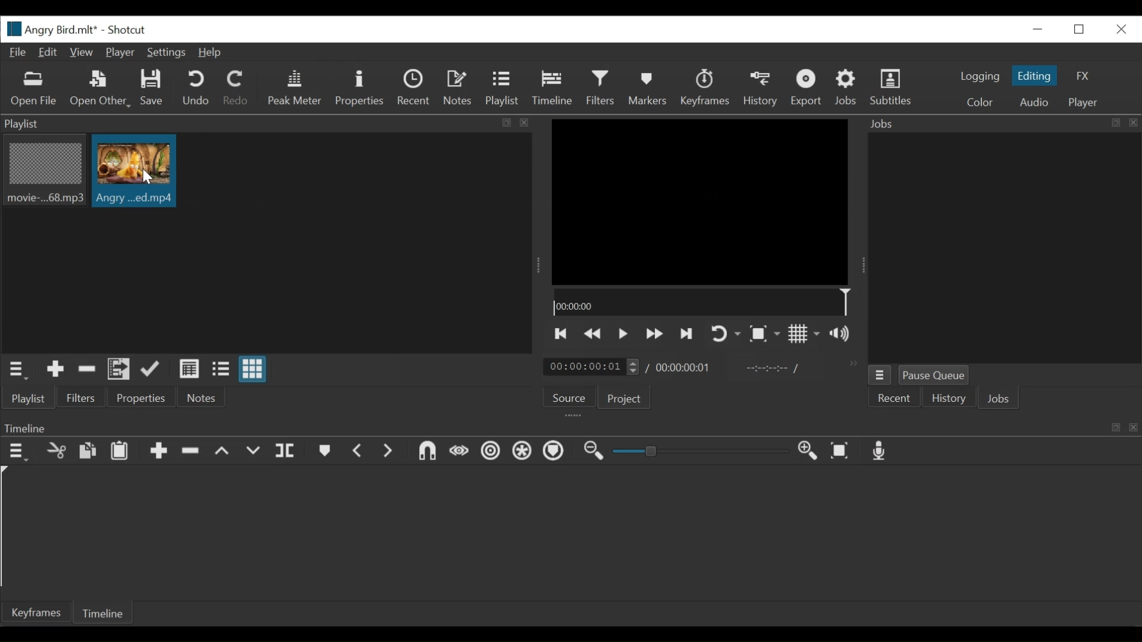 The width and height of the screenshot is (1142, 642). I want to click on Previous marker, so click(359, 451).